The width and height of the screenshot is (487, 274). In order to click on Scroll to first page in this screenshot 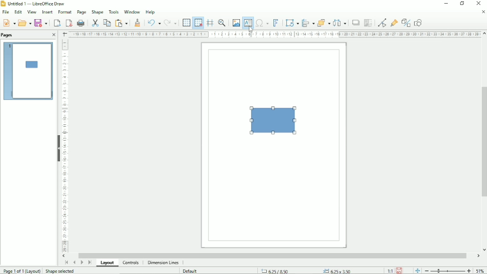, I will do `click(66, 262)`.